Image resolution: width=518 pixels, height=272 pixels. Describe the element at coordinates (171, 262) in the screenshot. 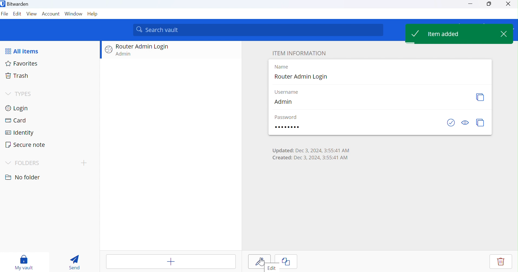

I see `add items` at that location.